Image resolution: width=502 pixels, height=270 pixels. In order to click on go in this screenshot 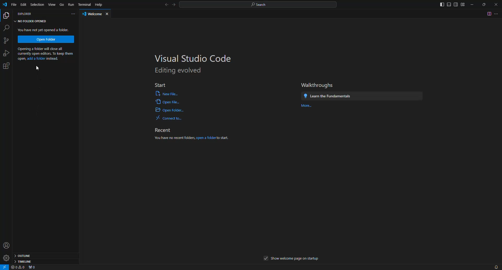, I will do `click(62, 4)`.